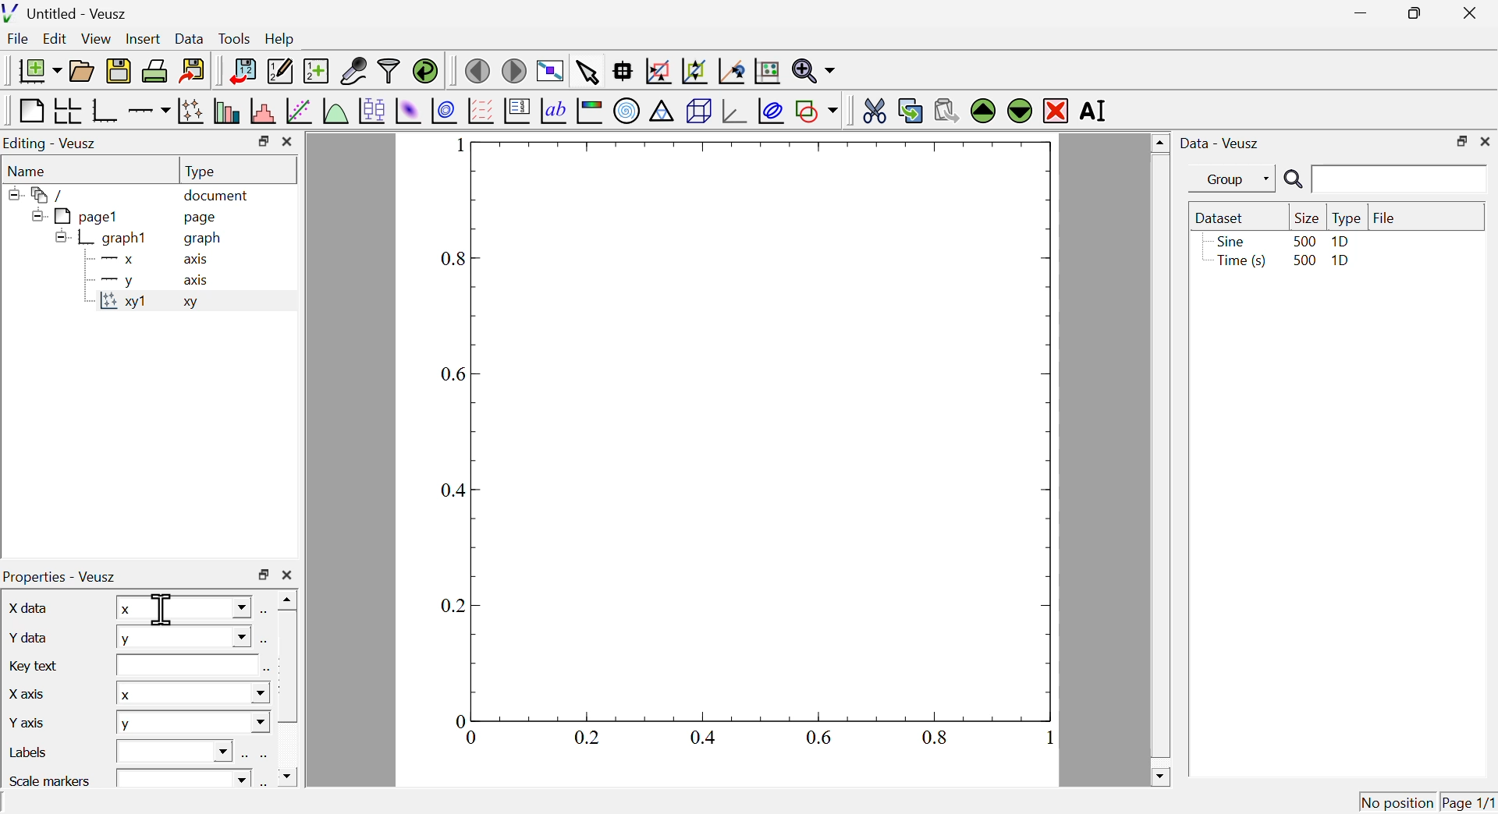  Describe the element at coordinates (53, 143) in the screenshot. I see `Editing Veusz` at that location.